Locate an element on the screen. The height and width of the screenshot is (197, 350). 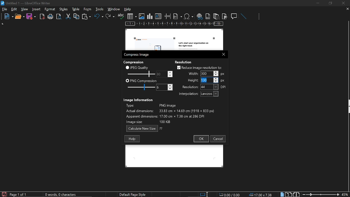
new is located at coordinates (7, 17).